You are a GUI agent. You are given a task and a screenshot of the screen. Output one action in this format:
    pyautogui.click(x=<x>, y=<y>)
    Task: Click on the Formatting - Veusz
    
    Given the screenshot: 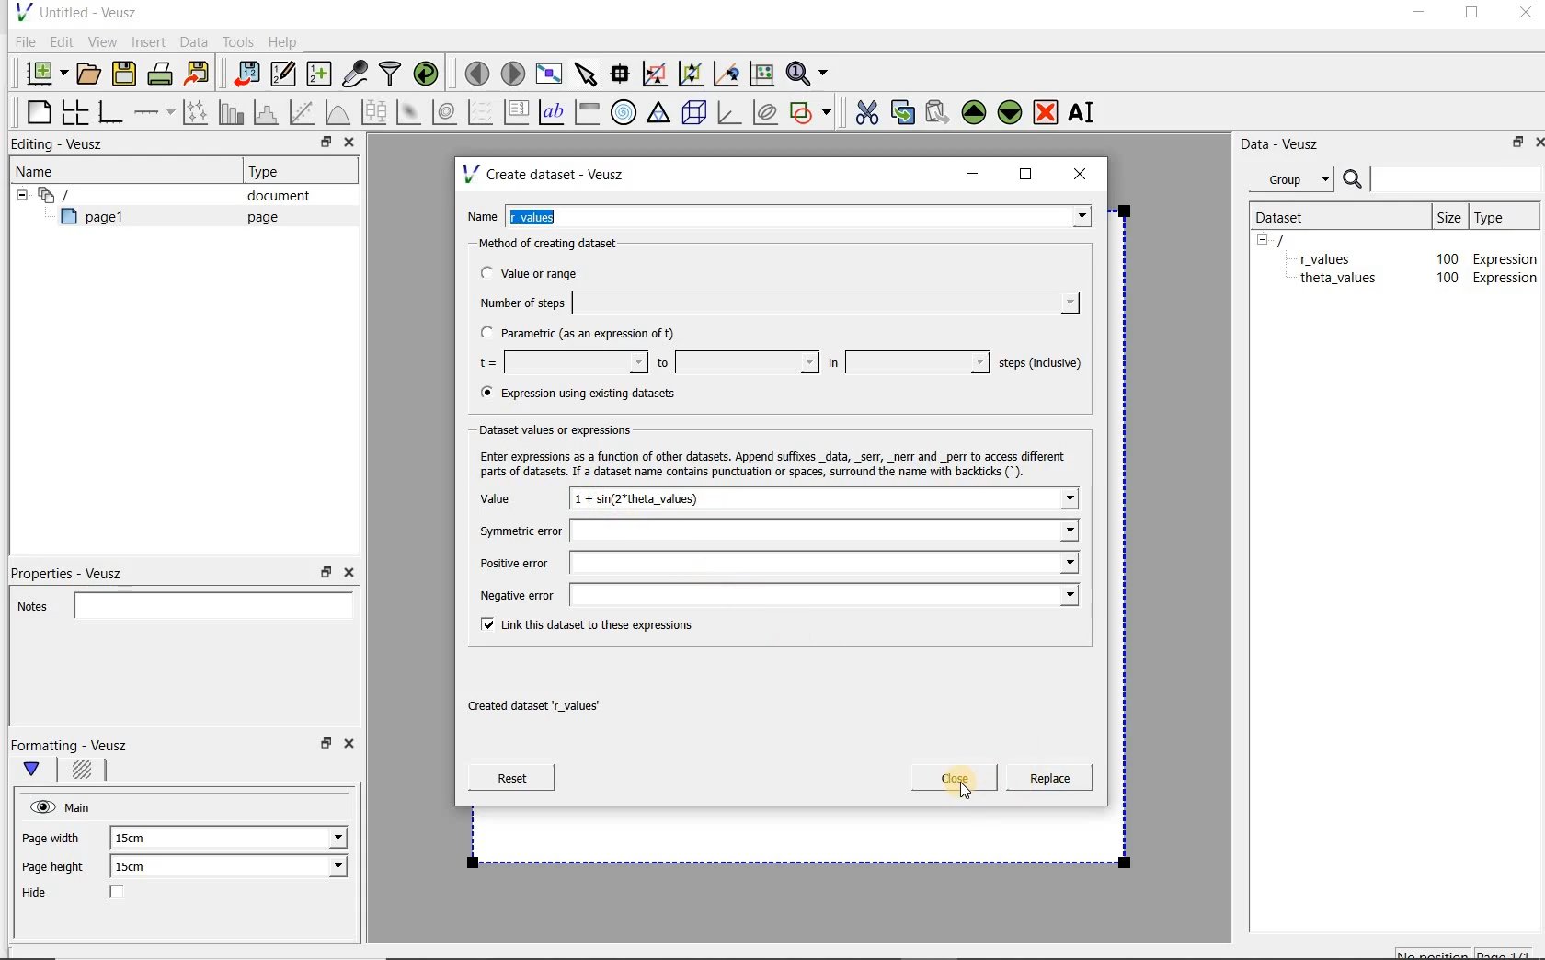 What is the action you would take?
    pyautogui.click(x=72, y=745)
    